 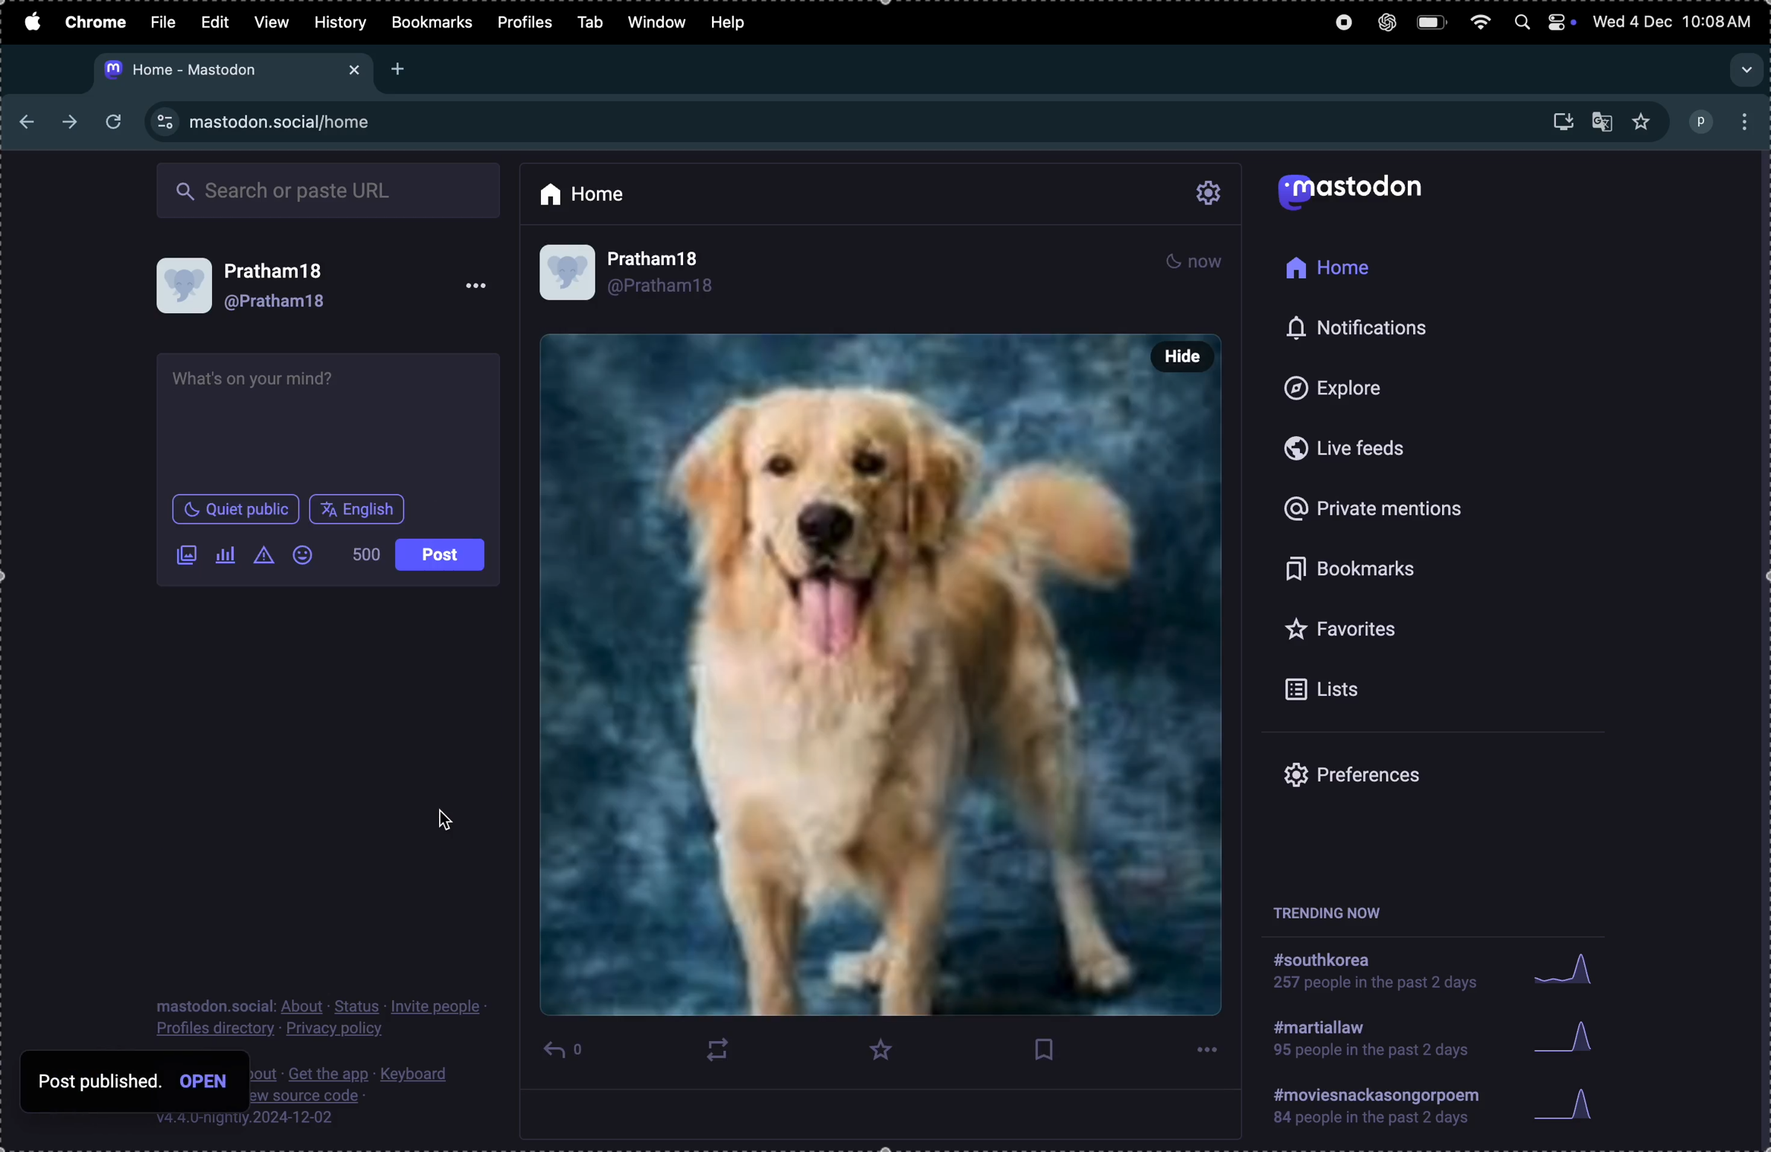 What do you see at coordinates (1337, 25) in the screenshot?
I see `record` at bounding box center [1337, 25].